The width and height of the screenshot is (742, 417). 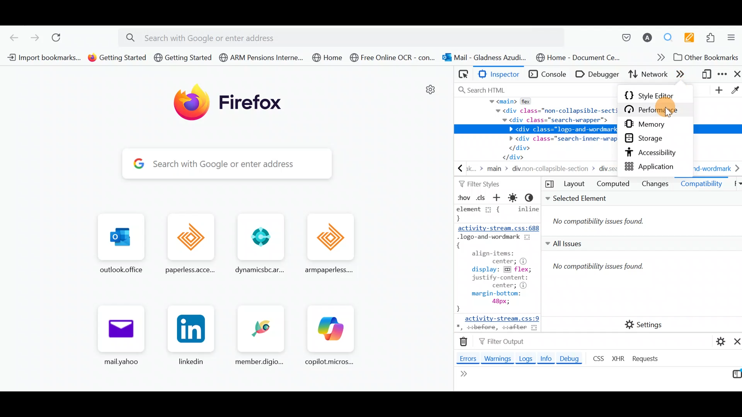 I want to click on Toggle dark color scheme simulation for the page, so click(x=533, y=198).